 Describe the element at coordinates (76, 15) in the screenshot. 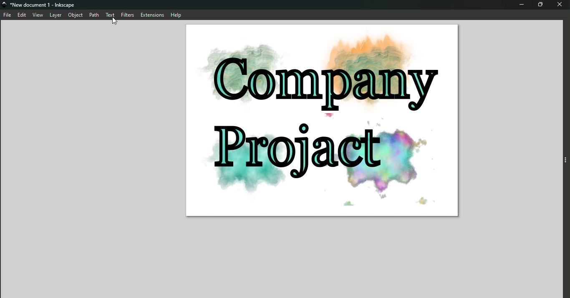

I see `object` at that location.